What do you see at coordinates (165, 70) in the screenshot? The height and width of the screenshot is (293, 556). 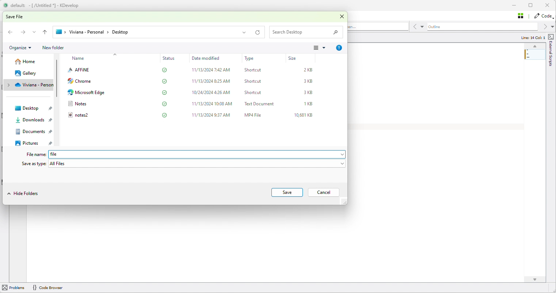 I see `saved to cloud` at bounding box center [165, 70].